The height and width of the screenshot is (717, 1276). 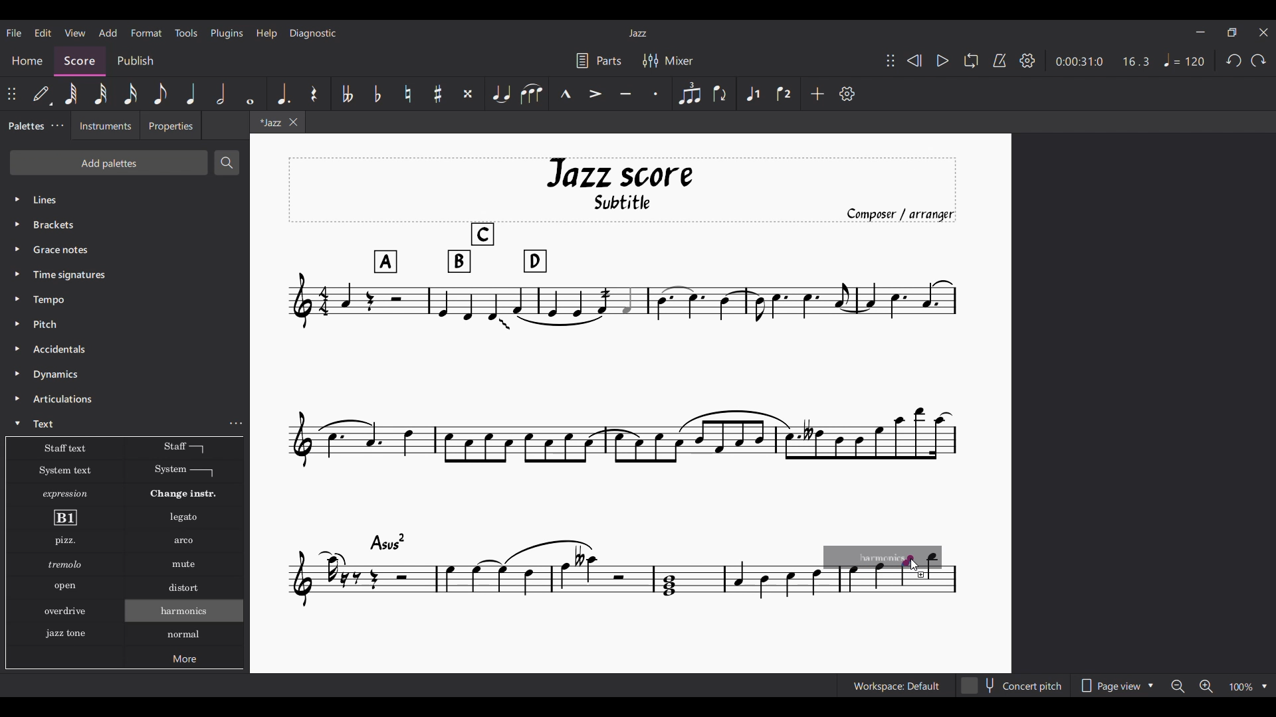 I want to click on overdrive, so click(x=66, y=613).